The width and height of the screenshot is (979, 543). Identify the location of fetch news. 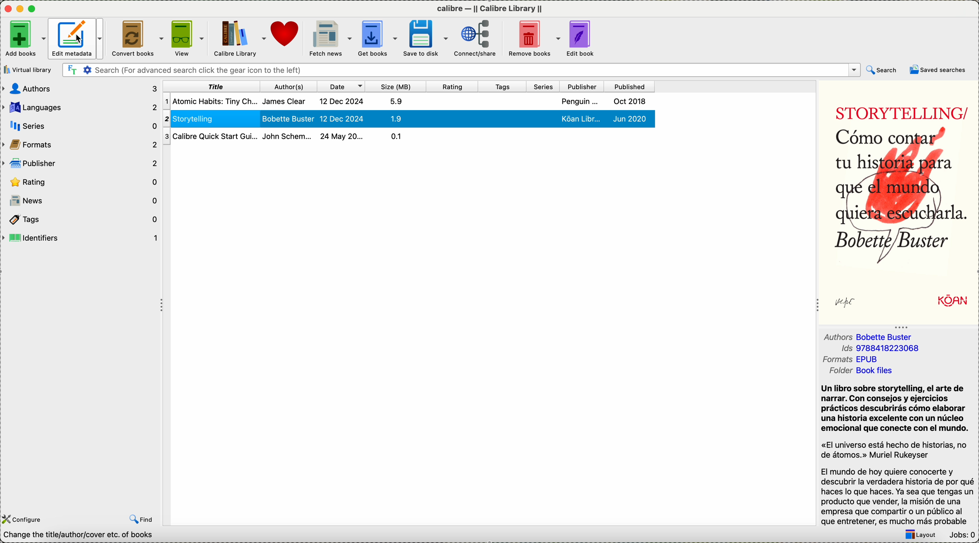
(329, 38).